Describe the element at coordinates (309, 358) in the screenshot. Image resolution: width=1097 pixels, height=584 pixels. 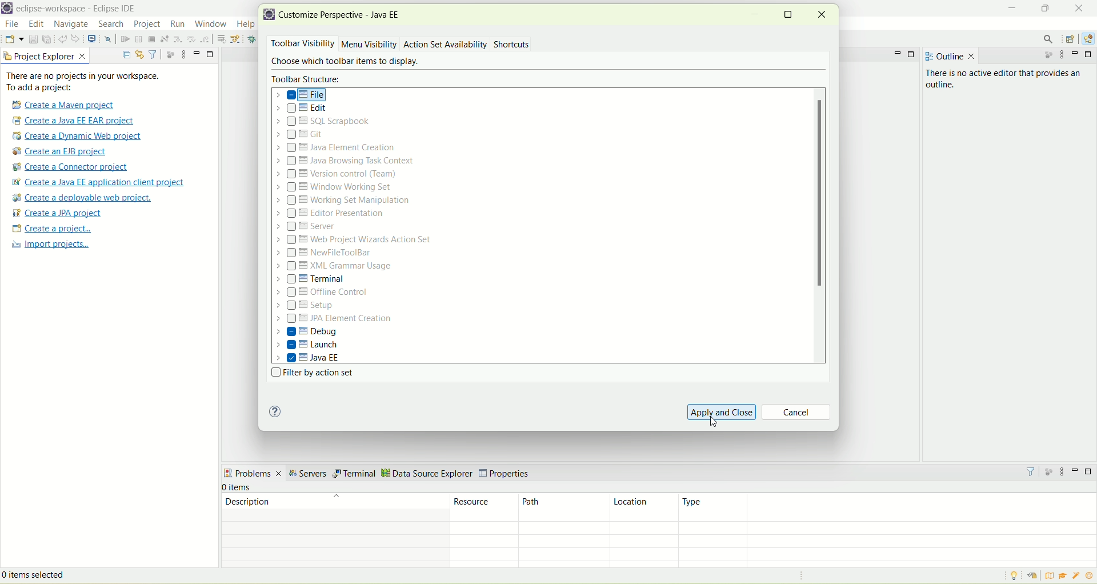
I see `Java EE` at that location.